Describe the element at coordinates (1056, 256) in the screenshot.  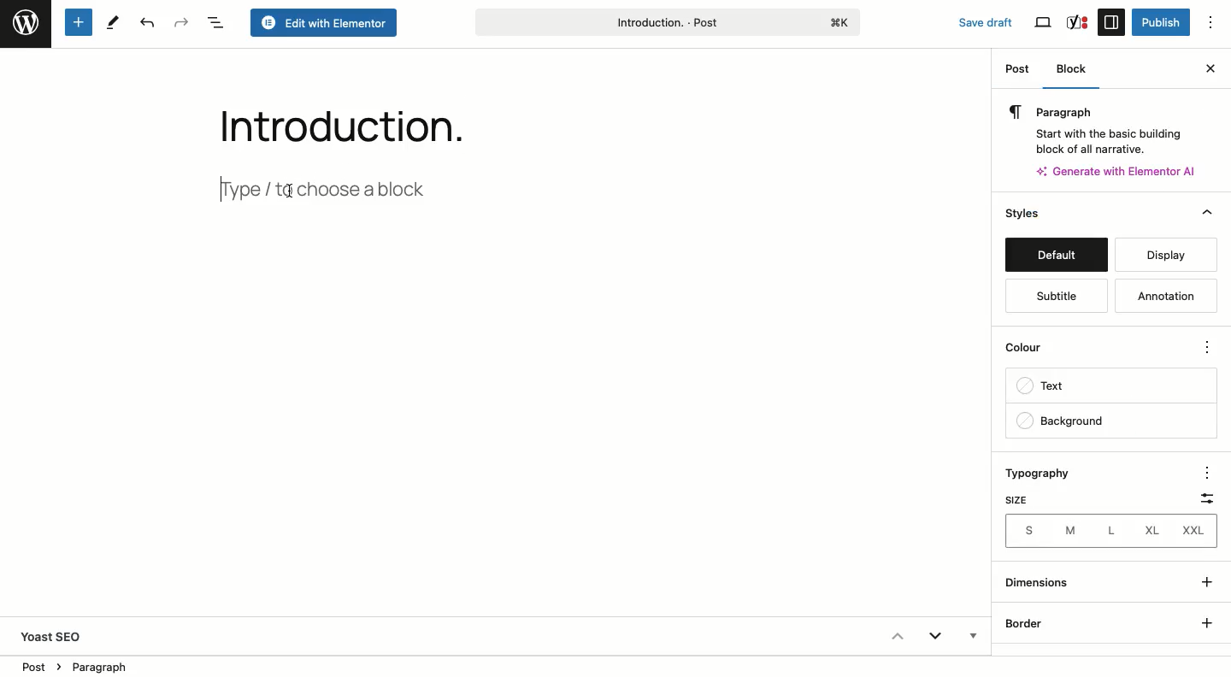
I see `Default` at that location.